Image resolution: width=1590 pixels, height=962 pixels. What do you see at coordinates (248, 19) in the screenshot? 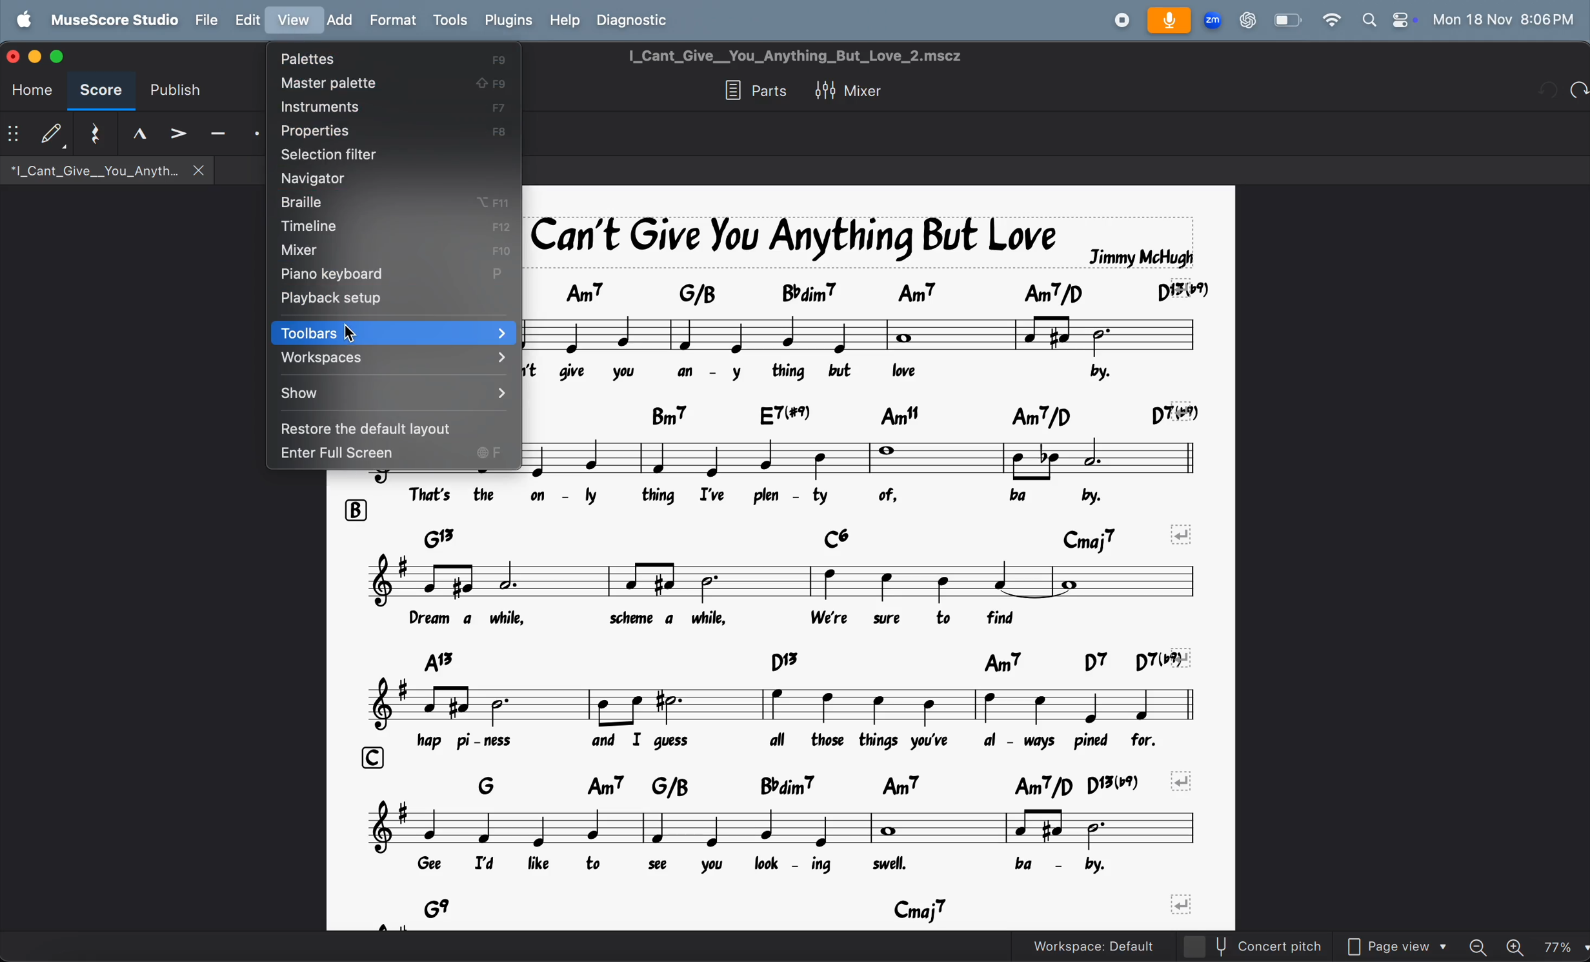
I see `edit` at bounding box center [248, 19].